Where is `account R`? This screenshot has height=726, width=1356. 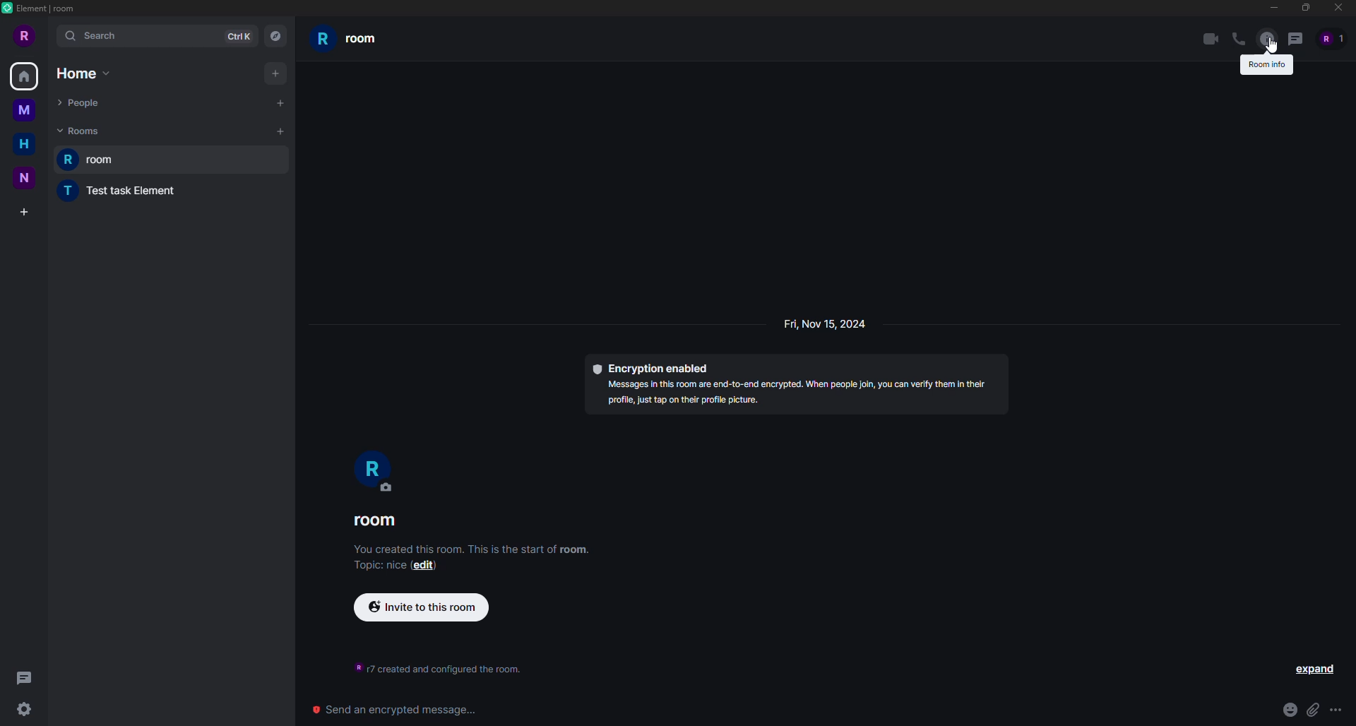 account R is located at coordinates (1334, 37).